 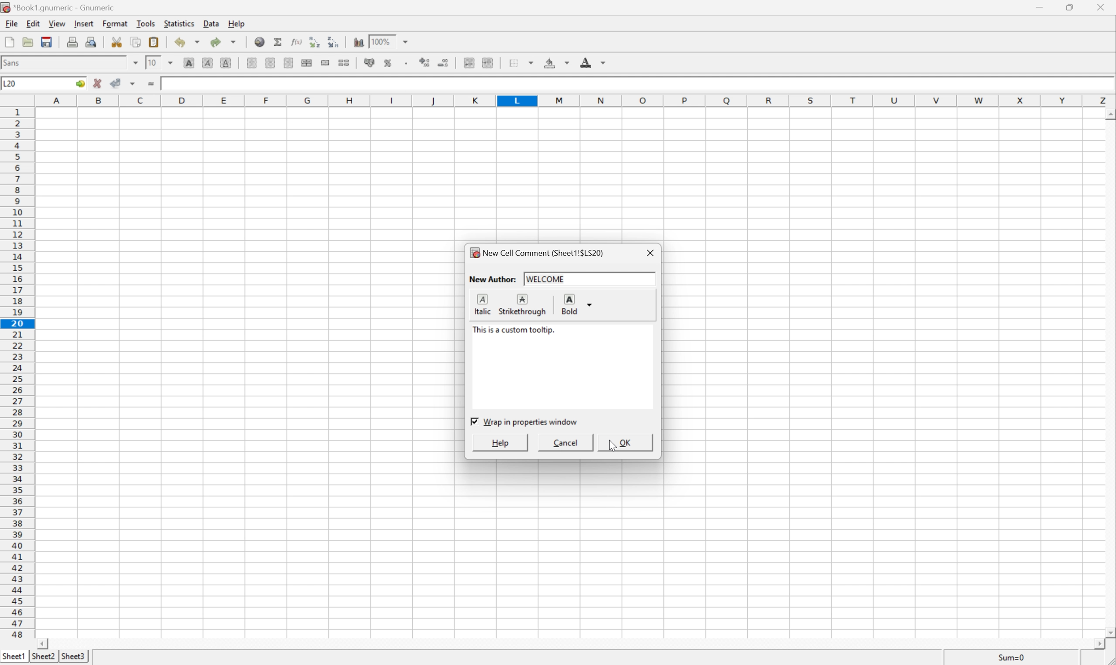 What do you see at coordinates (155, 42) in the screenshot?
I see `Paste clipboard` at bounding box center [155, 42].